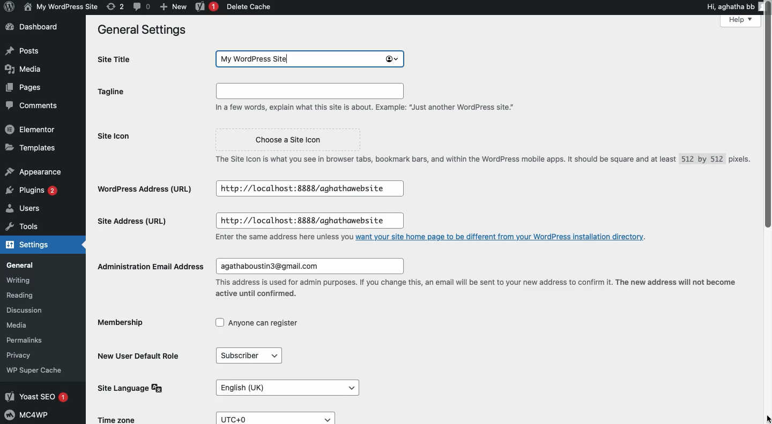 The image size is (772, 424). I want to click on Enter the same address here unless you, so click(285, 238).